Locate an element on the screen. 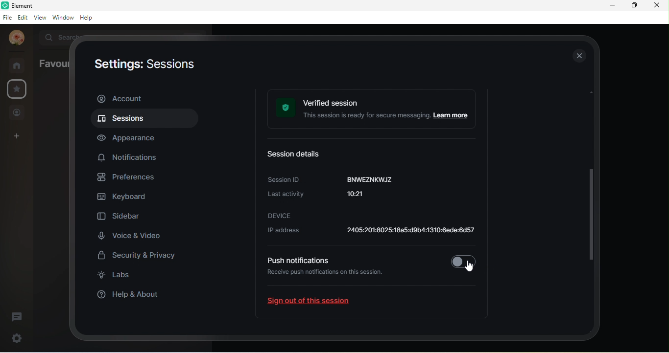 The height and width of the screenshot is (353, 669). session id: BNWEZNKWJZ is located at coordinates (333, 179).